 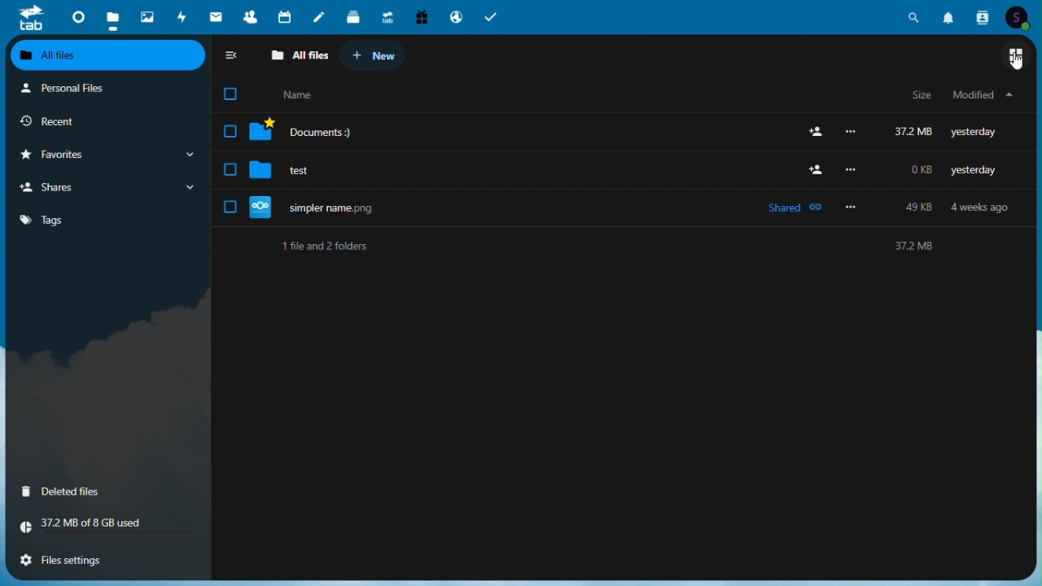 What do you see at coordinates (248, 15) in the screenshot?
I see `contacts` at bounding box center [248, 15].